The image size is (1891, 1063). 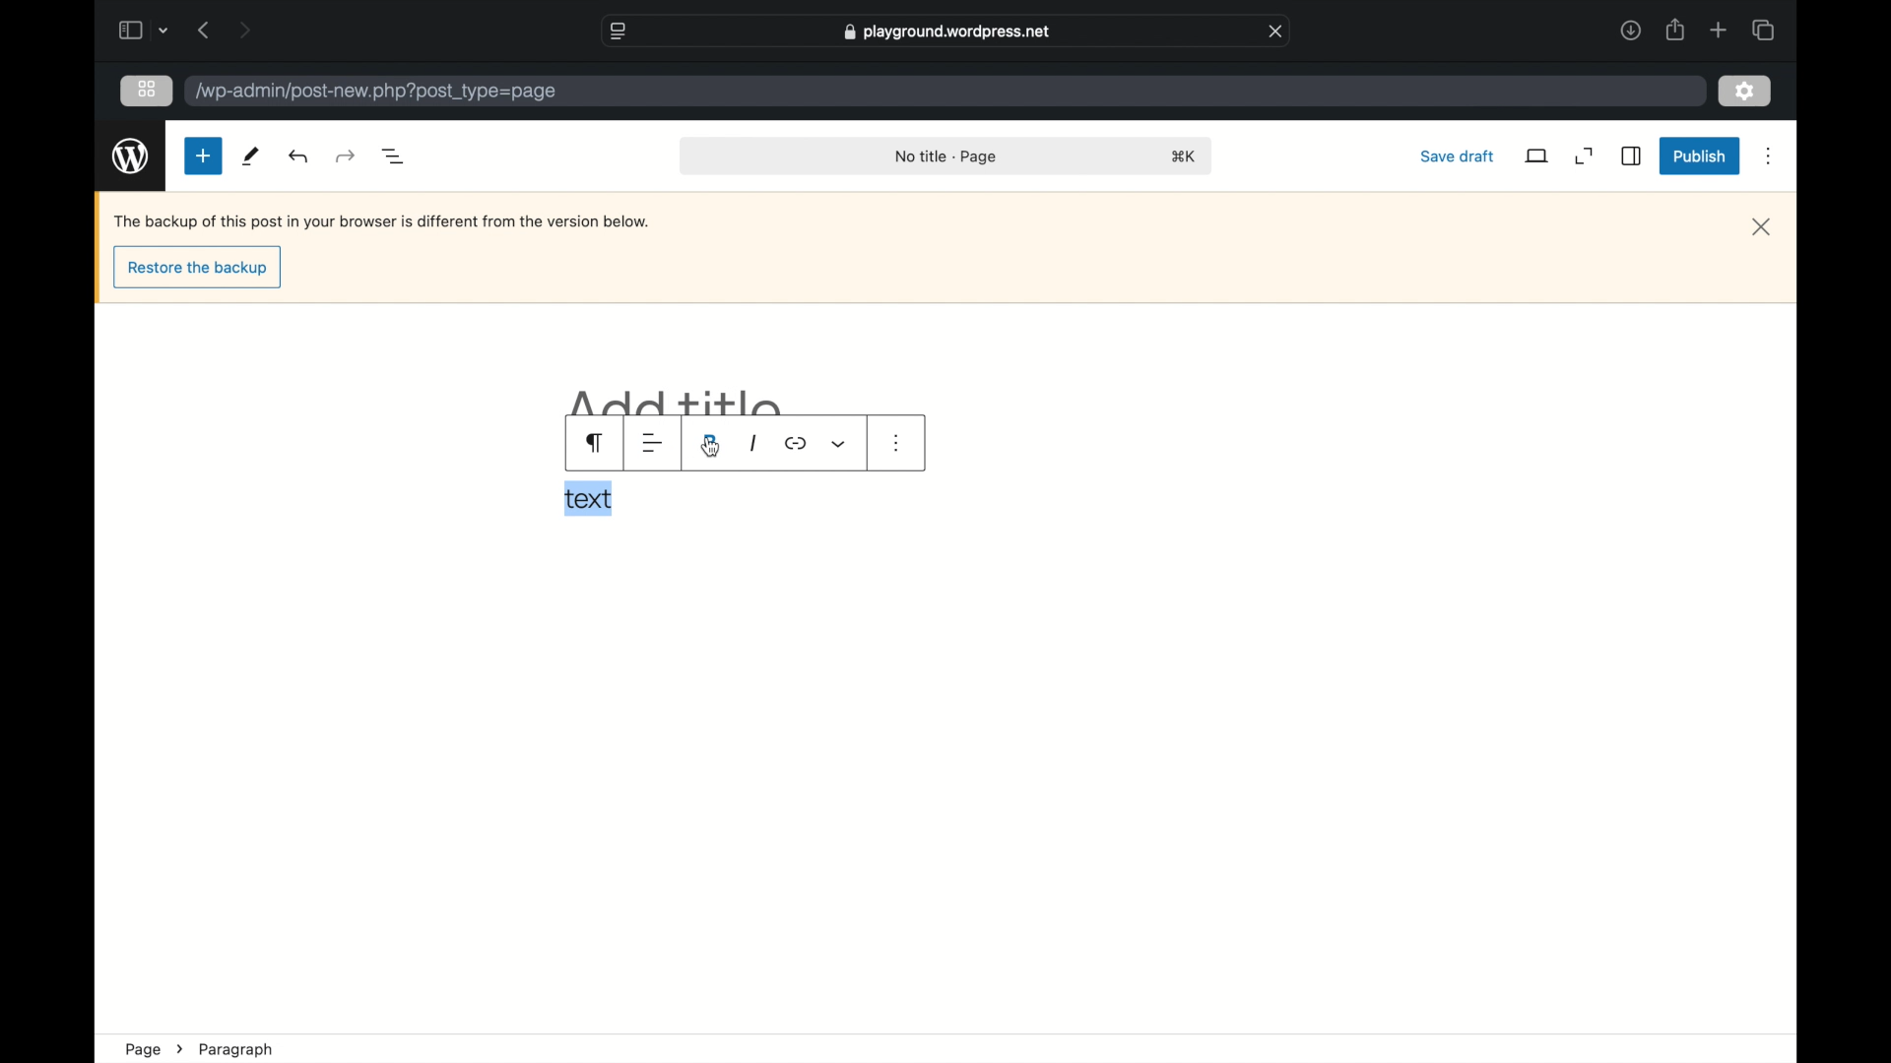 What do you see at coordinates (1765, 30) in the screenshot?
I see `show tab overview` at bounding box center [1765, 30].